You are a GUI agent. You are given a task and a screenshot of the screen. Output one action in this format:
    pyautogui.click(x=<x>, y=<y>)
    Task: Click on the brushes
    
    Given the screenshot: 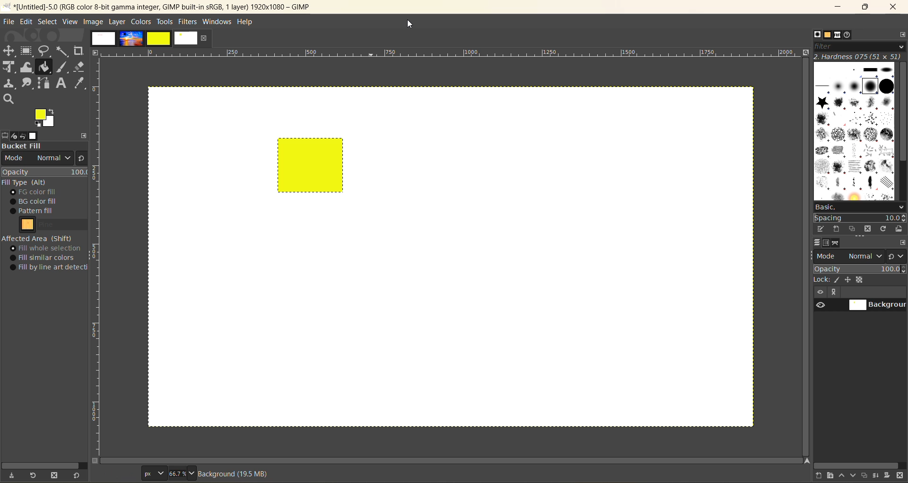 What is the action you would take?
    pyautogui.click(x=855, y=131)
    